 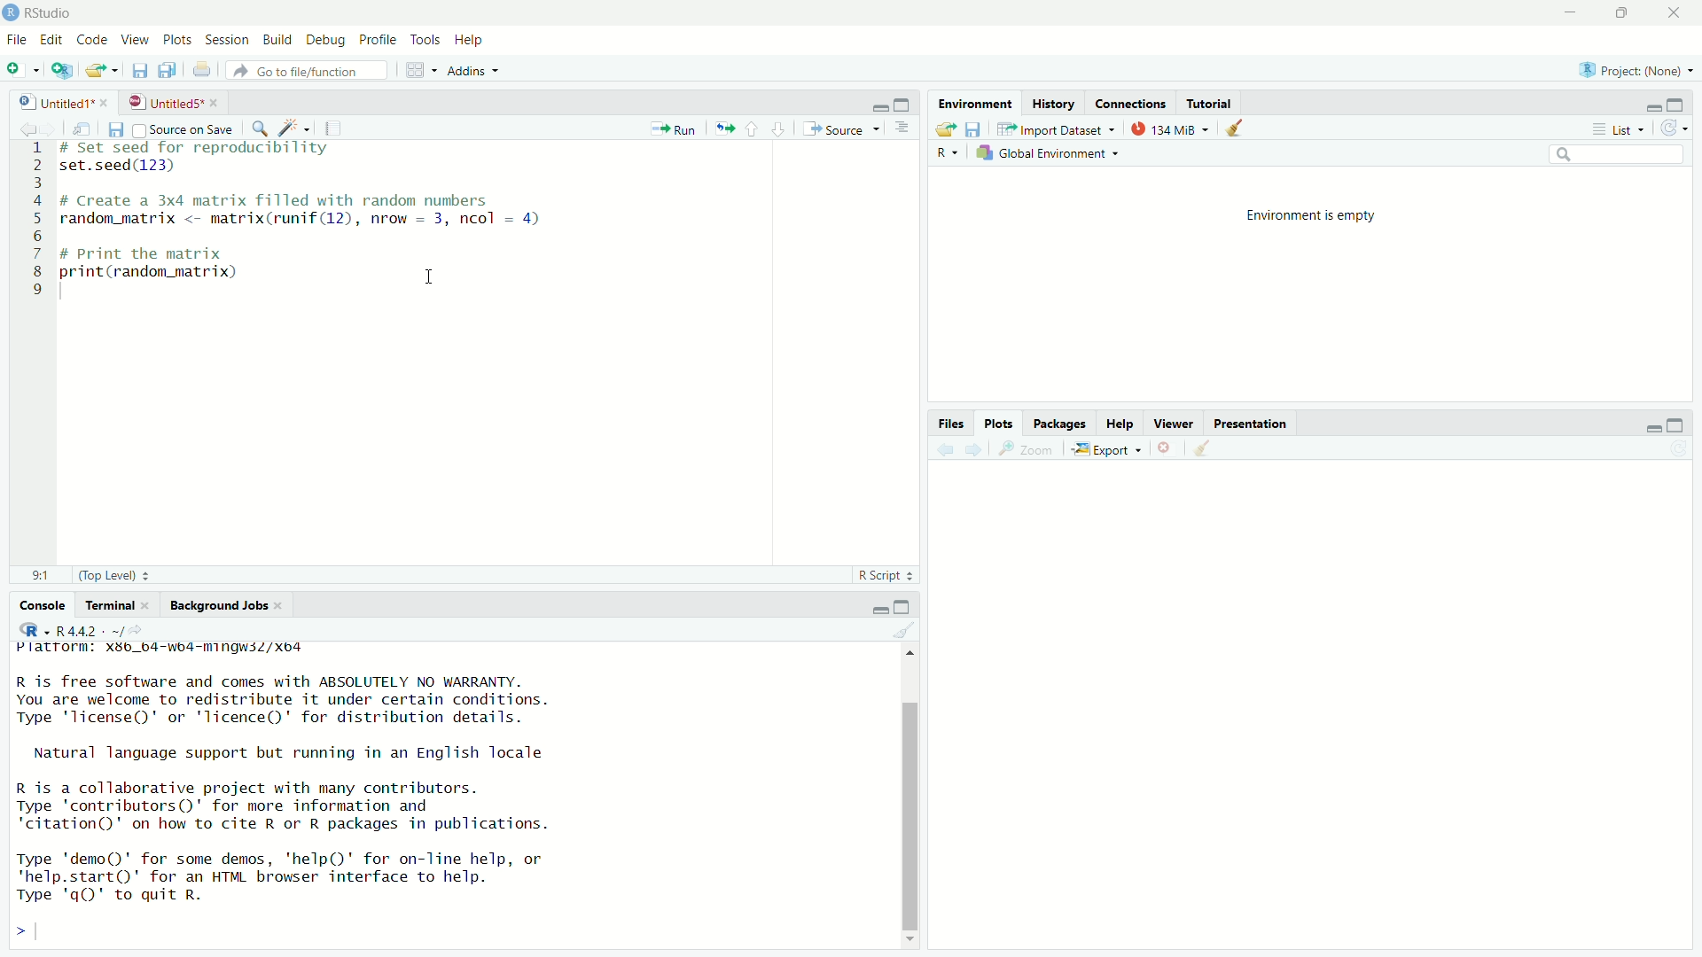 I want to click on View, so click(x=136, y=39).